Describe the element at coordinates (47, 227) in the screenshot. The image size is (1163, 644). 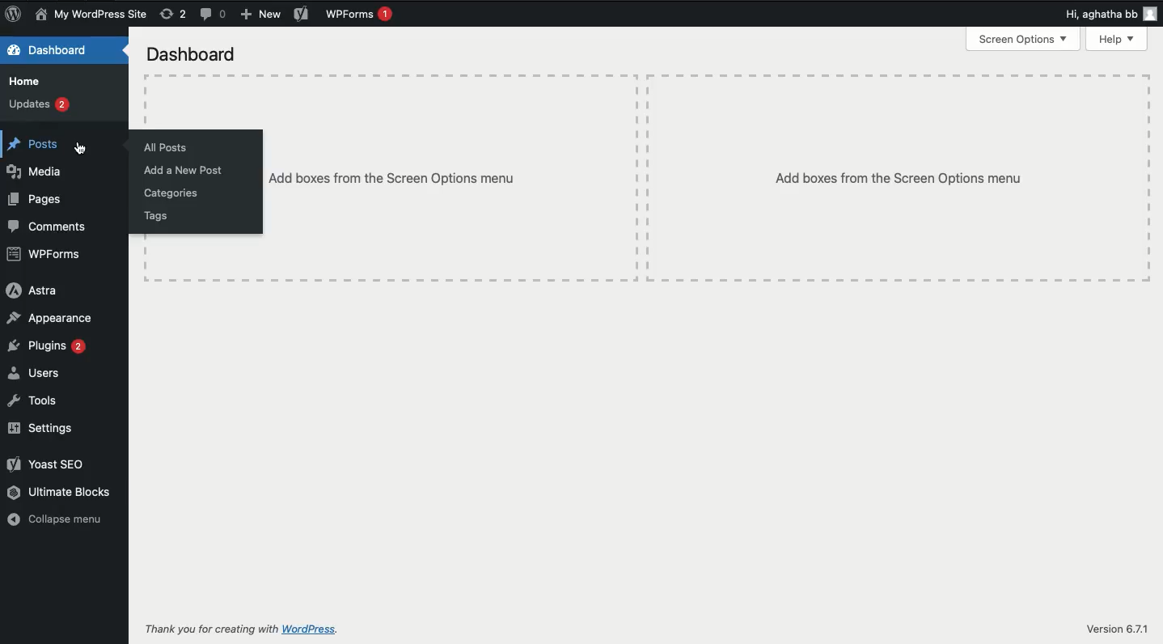
I see `Comments` at that location.